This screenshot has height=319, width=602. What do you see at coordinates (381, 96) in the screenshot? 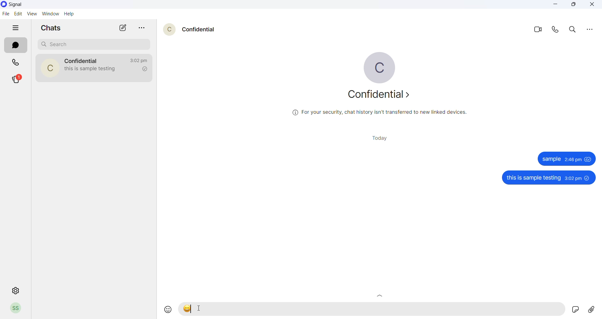
I see `about contact` at bounding box center [381, 96].